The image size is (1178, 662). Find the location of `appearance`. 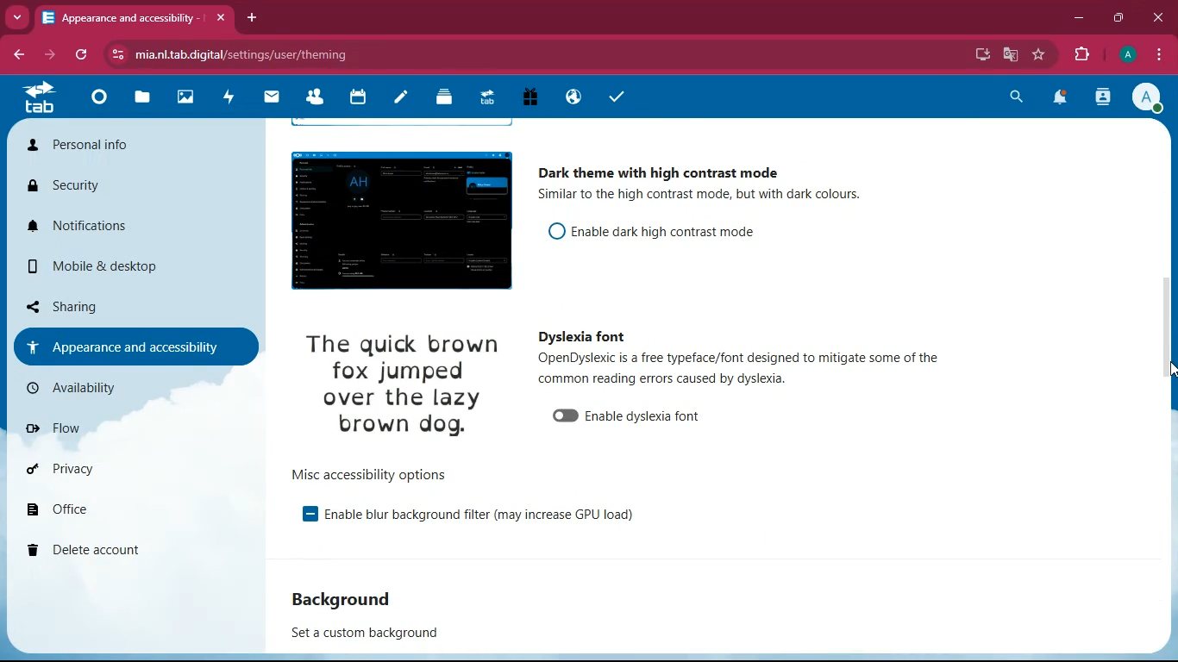

appearance is located at coordinates (138, 346).